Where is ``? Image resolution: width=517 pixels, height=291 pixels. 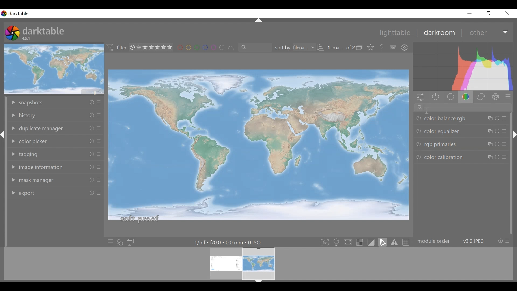  is located at coordinates (492, 131).